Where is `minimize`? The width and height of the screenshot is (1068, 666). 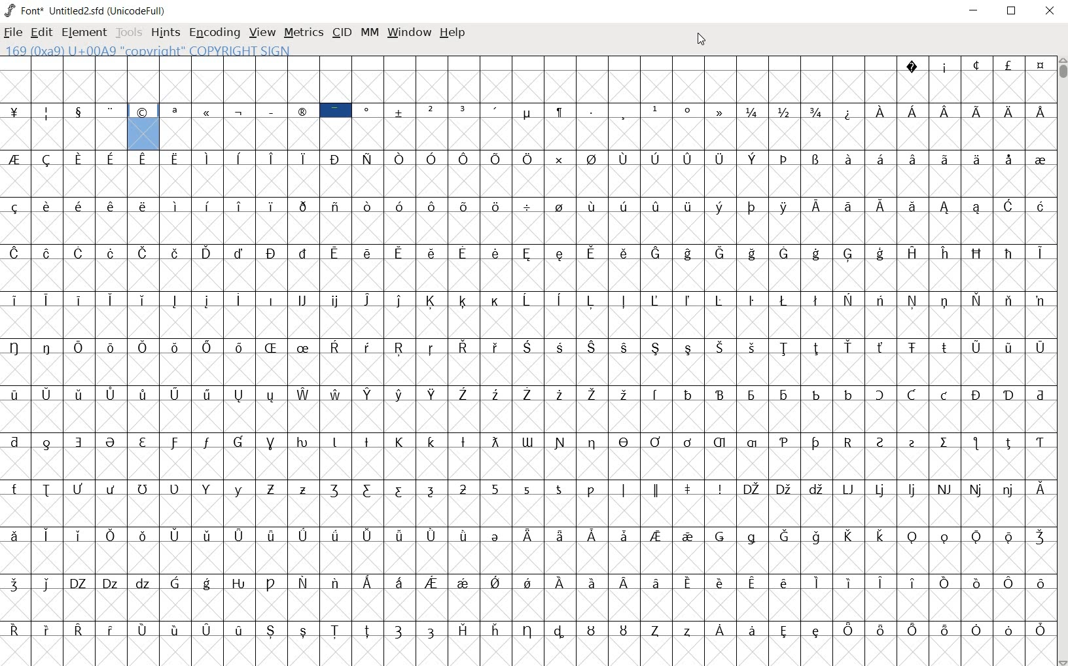
minimize is located at coordinates (974, 10).